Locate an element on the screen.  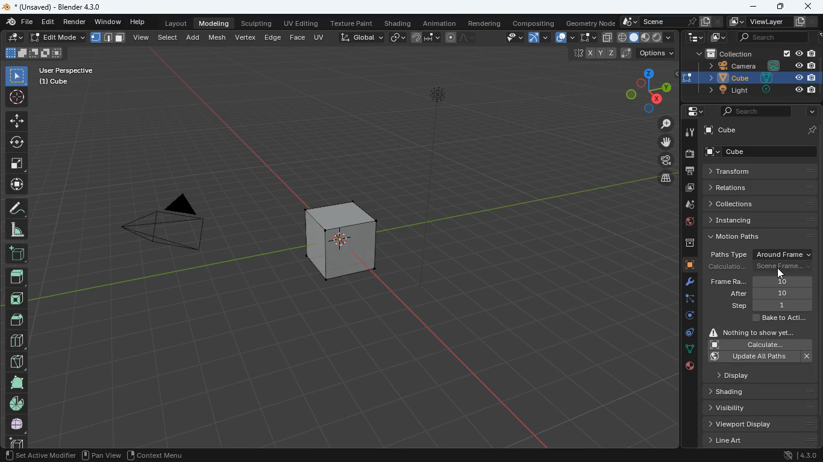
angle is located at coordinates (19, 229).